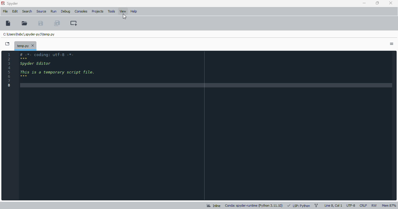  What do you see at coordinates (98, 11) in the screenshot?
I see `projects` at bounding box center [98, 11].